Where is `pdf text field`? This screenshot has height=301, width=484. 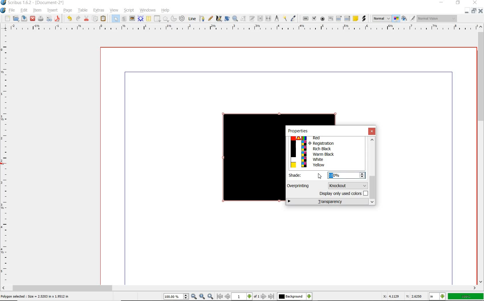 pdf text field is located at coordinates (331, 19).